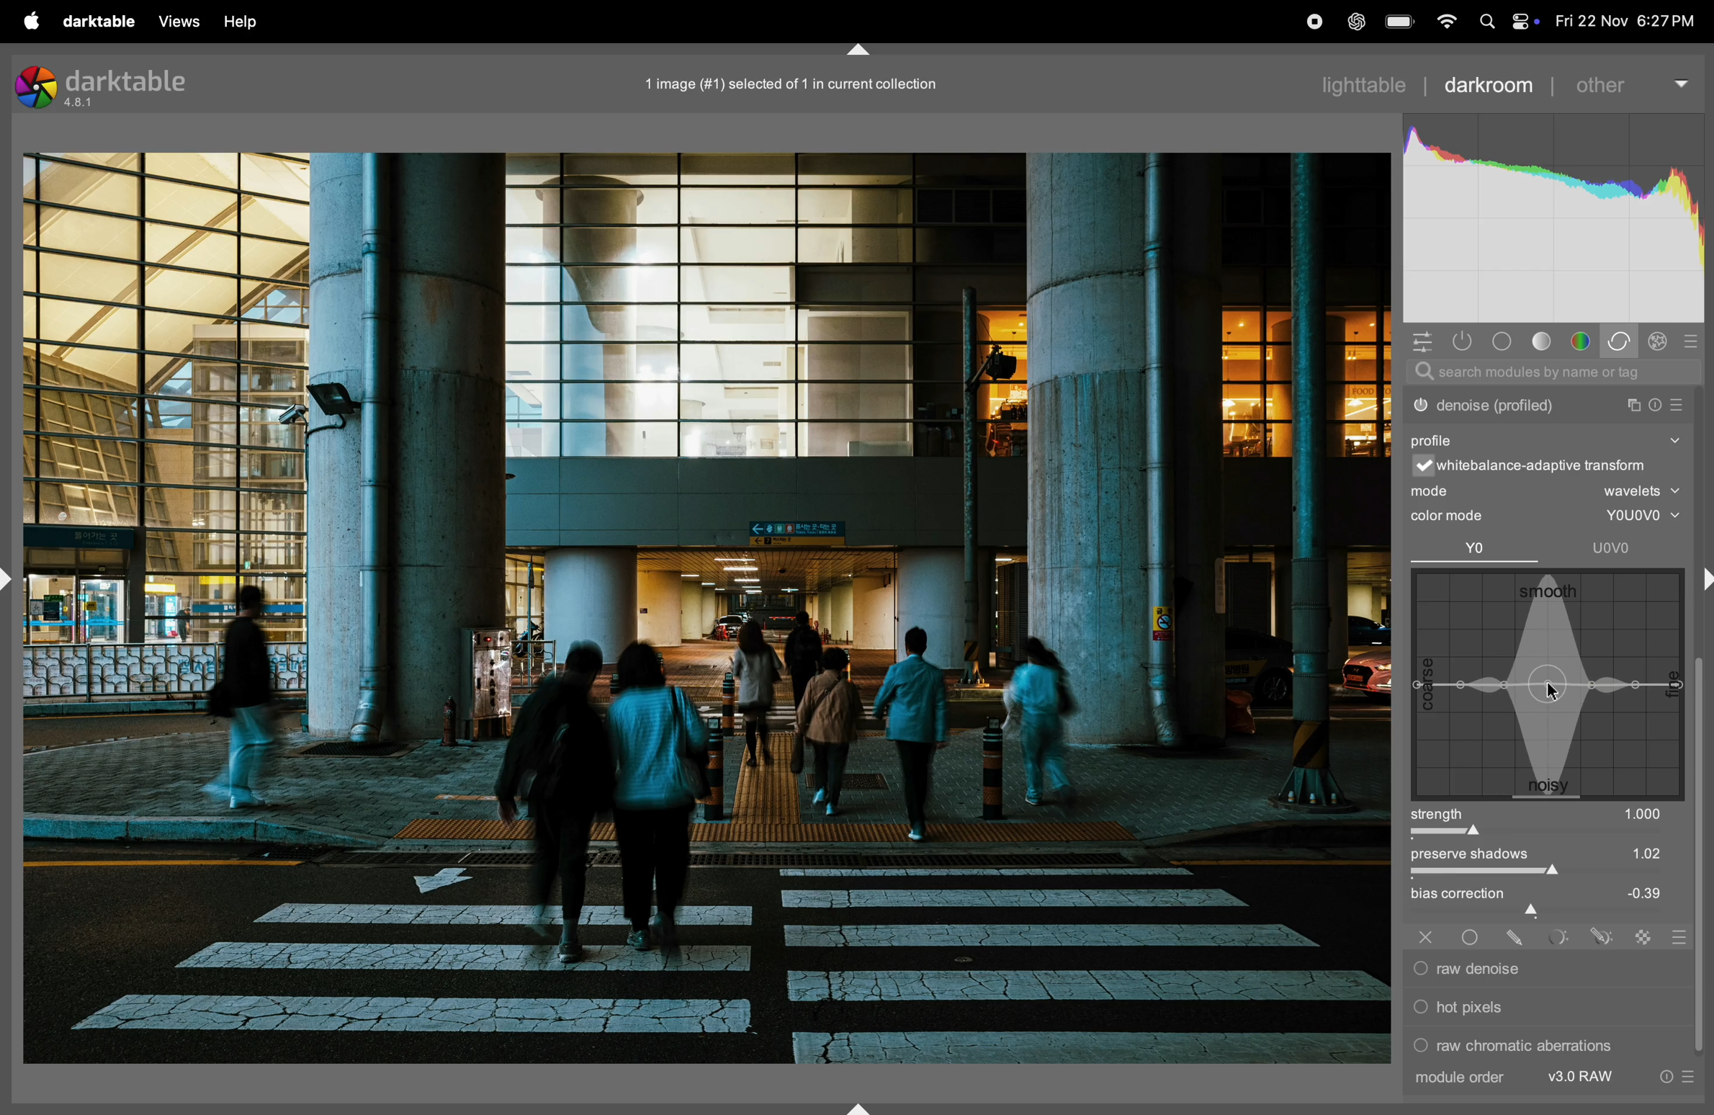  I want to click on chatgpt, so click(1358, 22).